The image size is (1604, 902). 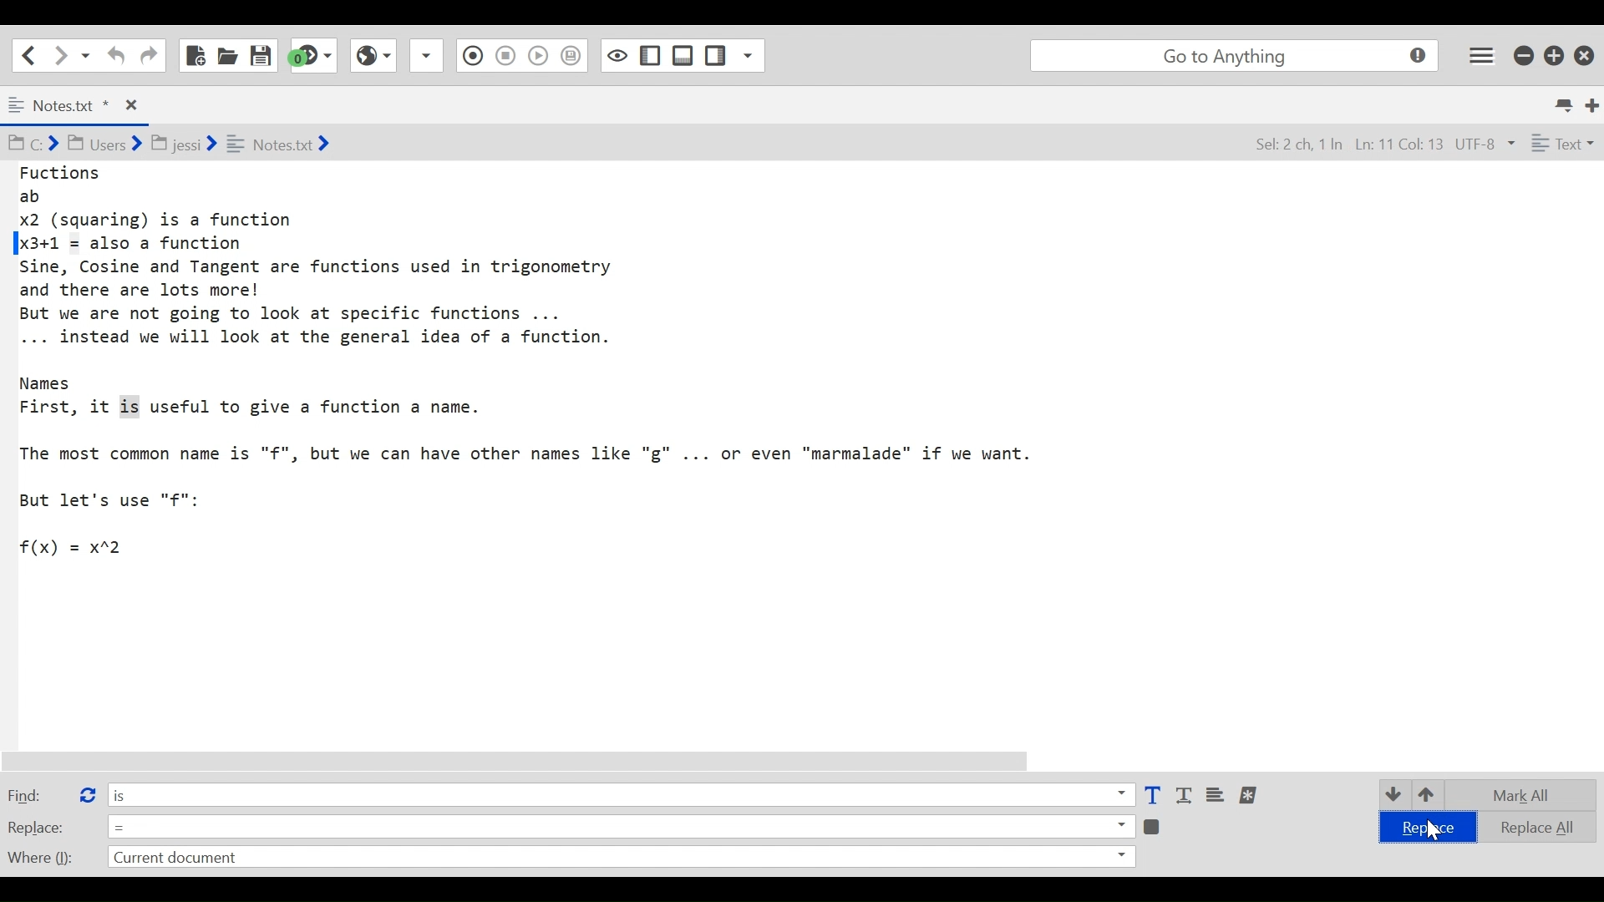 I want to click on Stop Recording Macro, so click(x=470, y=58).